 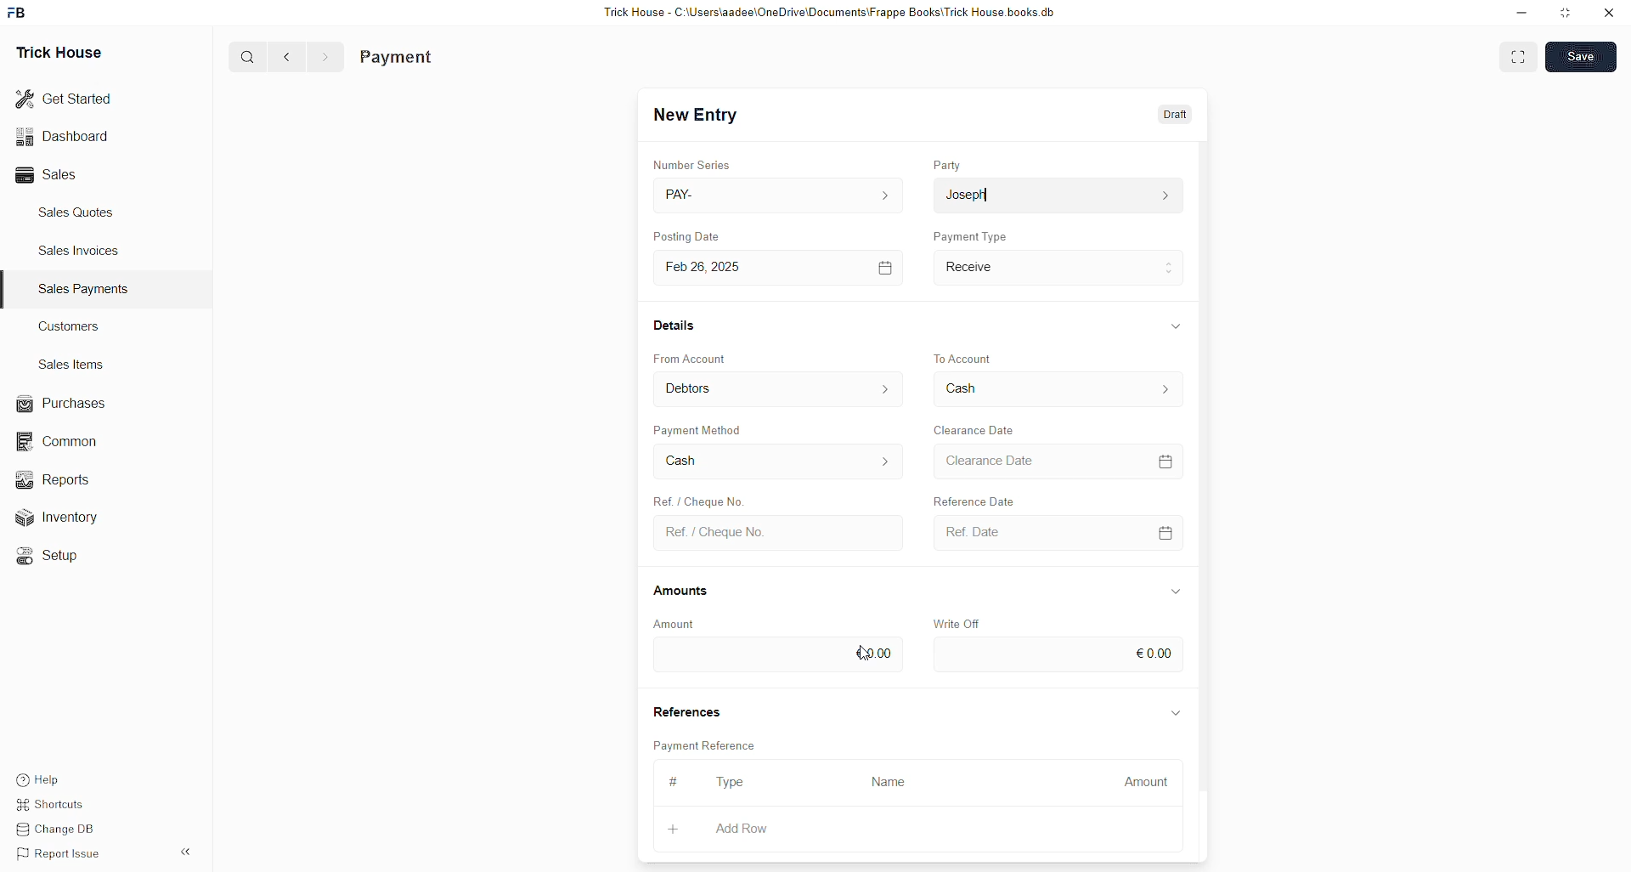 What do you see at coordinates (697, 499) in the screenshot?
I see `Ref. / Cheque No.` at bounding box center [697, 499].